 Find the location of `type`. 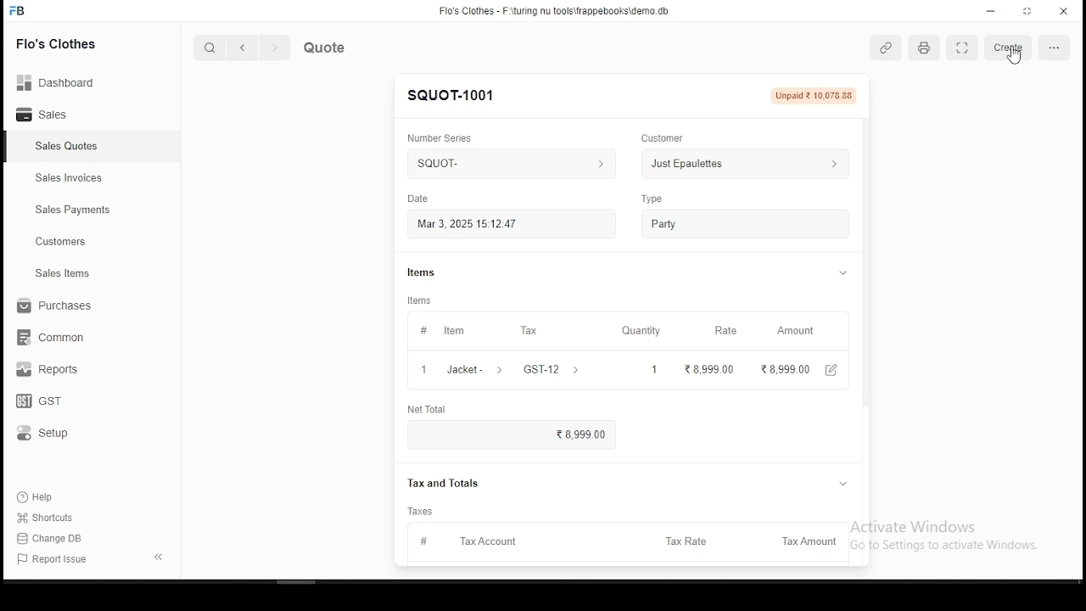

type is located at coordinates (652, 196).